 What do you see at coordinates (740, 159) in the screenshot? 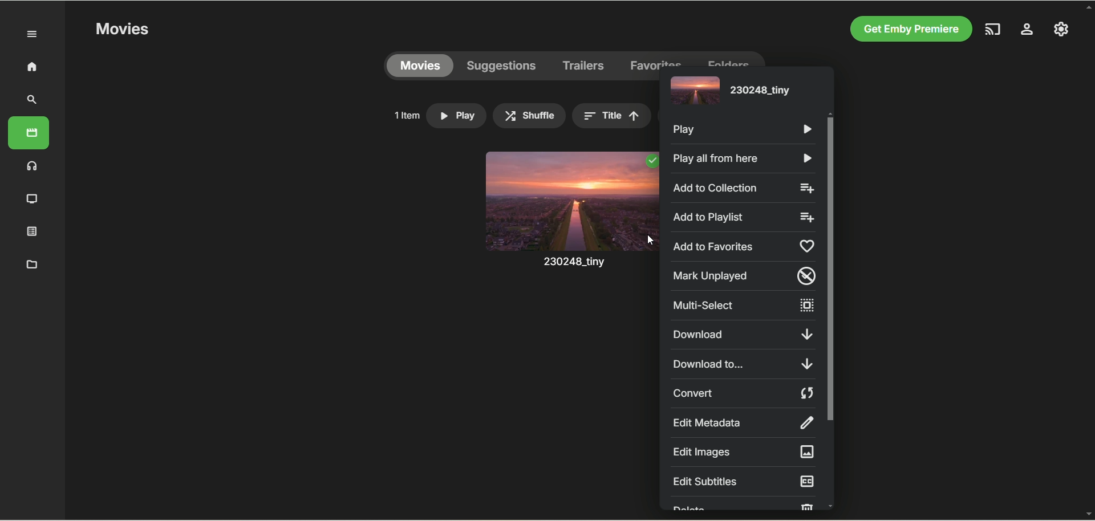
I see `play all from here` at bounding box center [740, 159].